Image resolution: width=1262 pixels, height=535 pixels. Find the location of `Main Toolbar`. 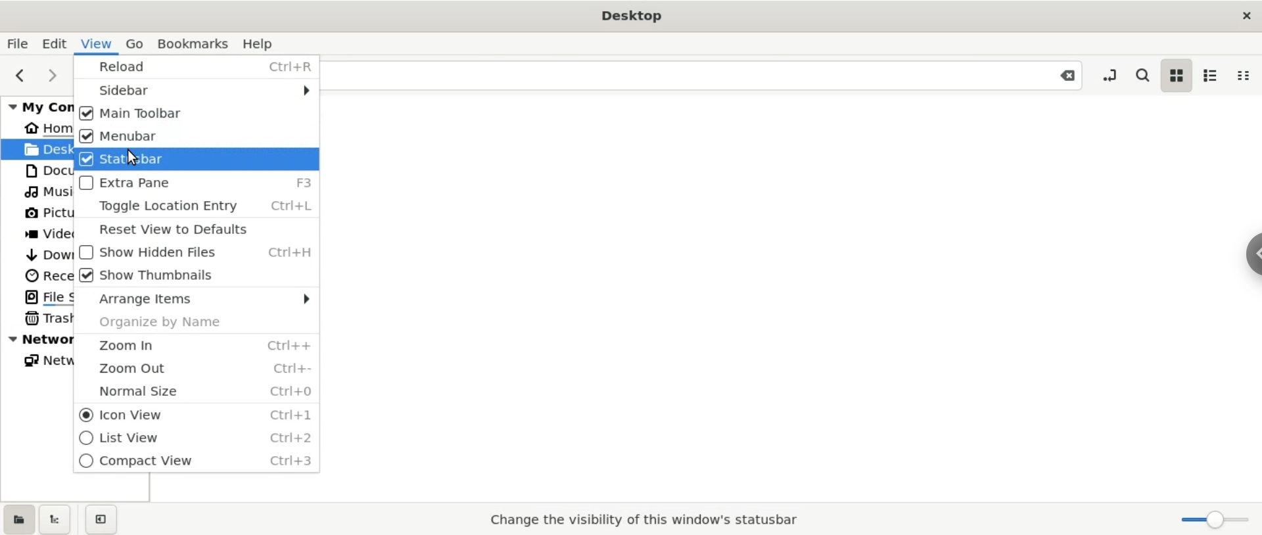

Main Toolbar is located at coordinates (194, 113).